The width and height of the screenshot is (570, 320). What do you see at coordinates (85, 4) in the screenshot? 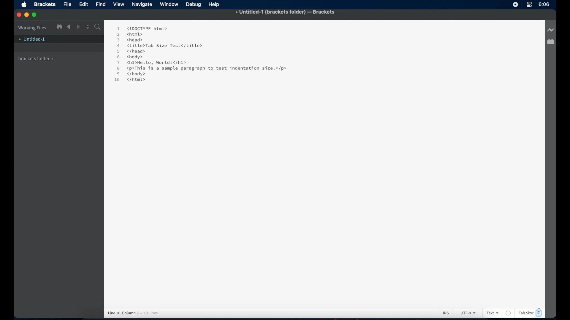
I see `Edit` at bounding box center [85, 4].